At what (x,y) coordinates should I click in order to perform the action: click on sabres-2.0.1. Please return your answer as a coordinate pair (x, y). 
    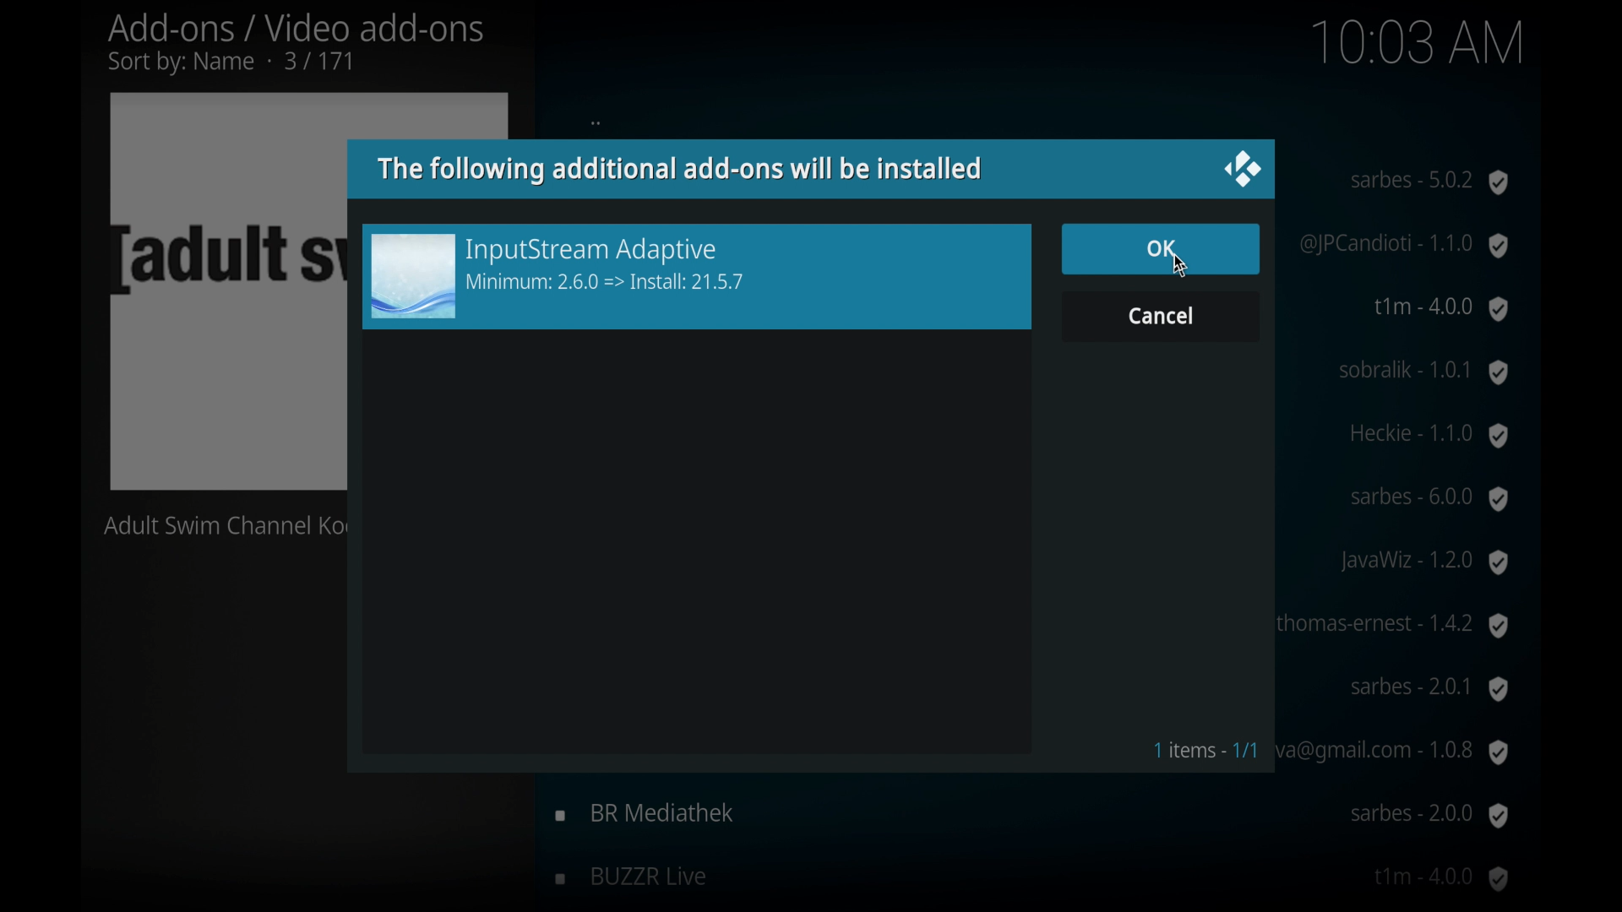
    Looking at the image, I should click on (1419, 687).